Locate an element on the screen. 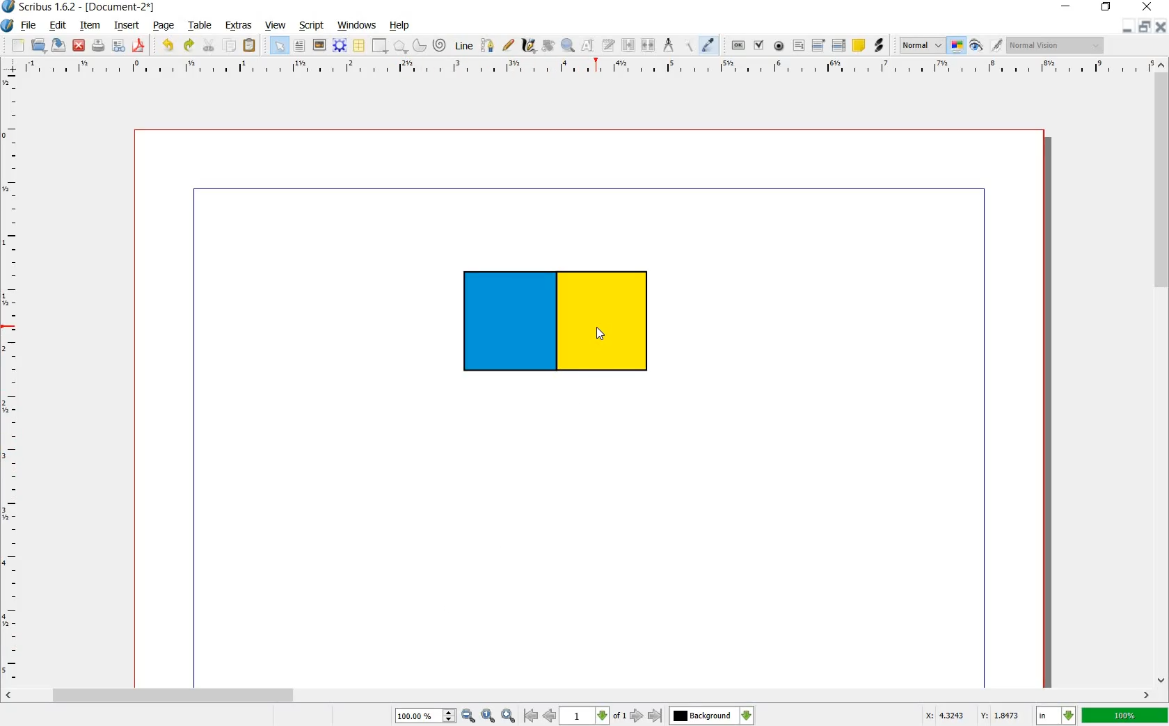 This screenshot has height=726, width=1169. image frame is located at coordinates (319, 46).